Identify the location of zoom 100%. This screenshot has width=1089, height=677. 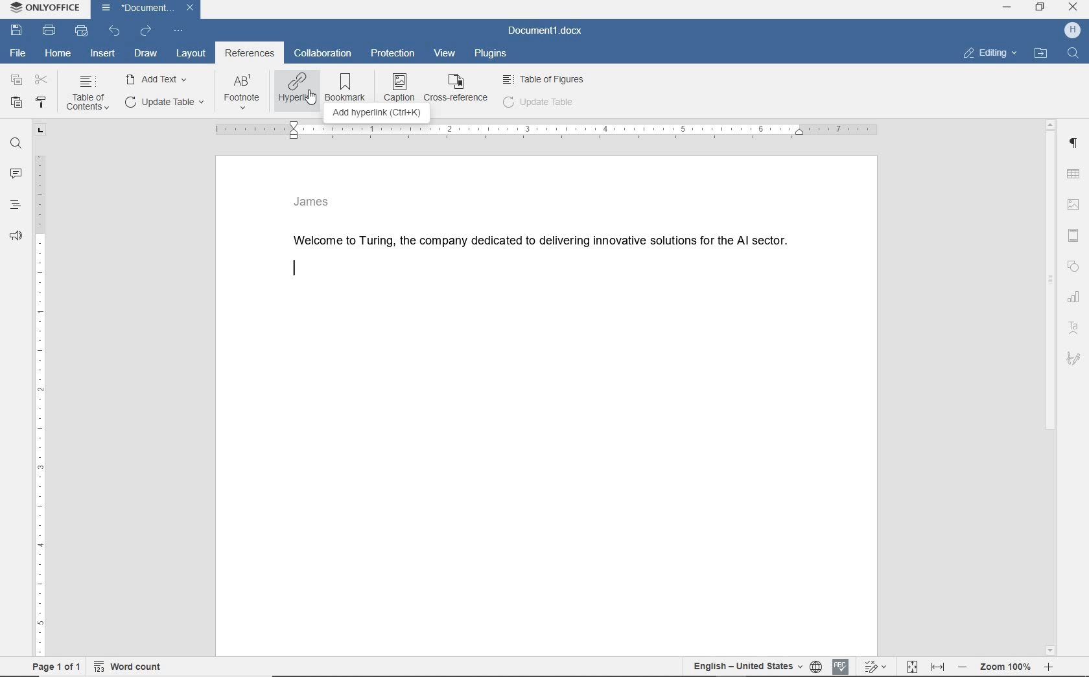
(1009, 669).